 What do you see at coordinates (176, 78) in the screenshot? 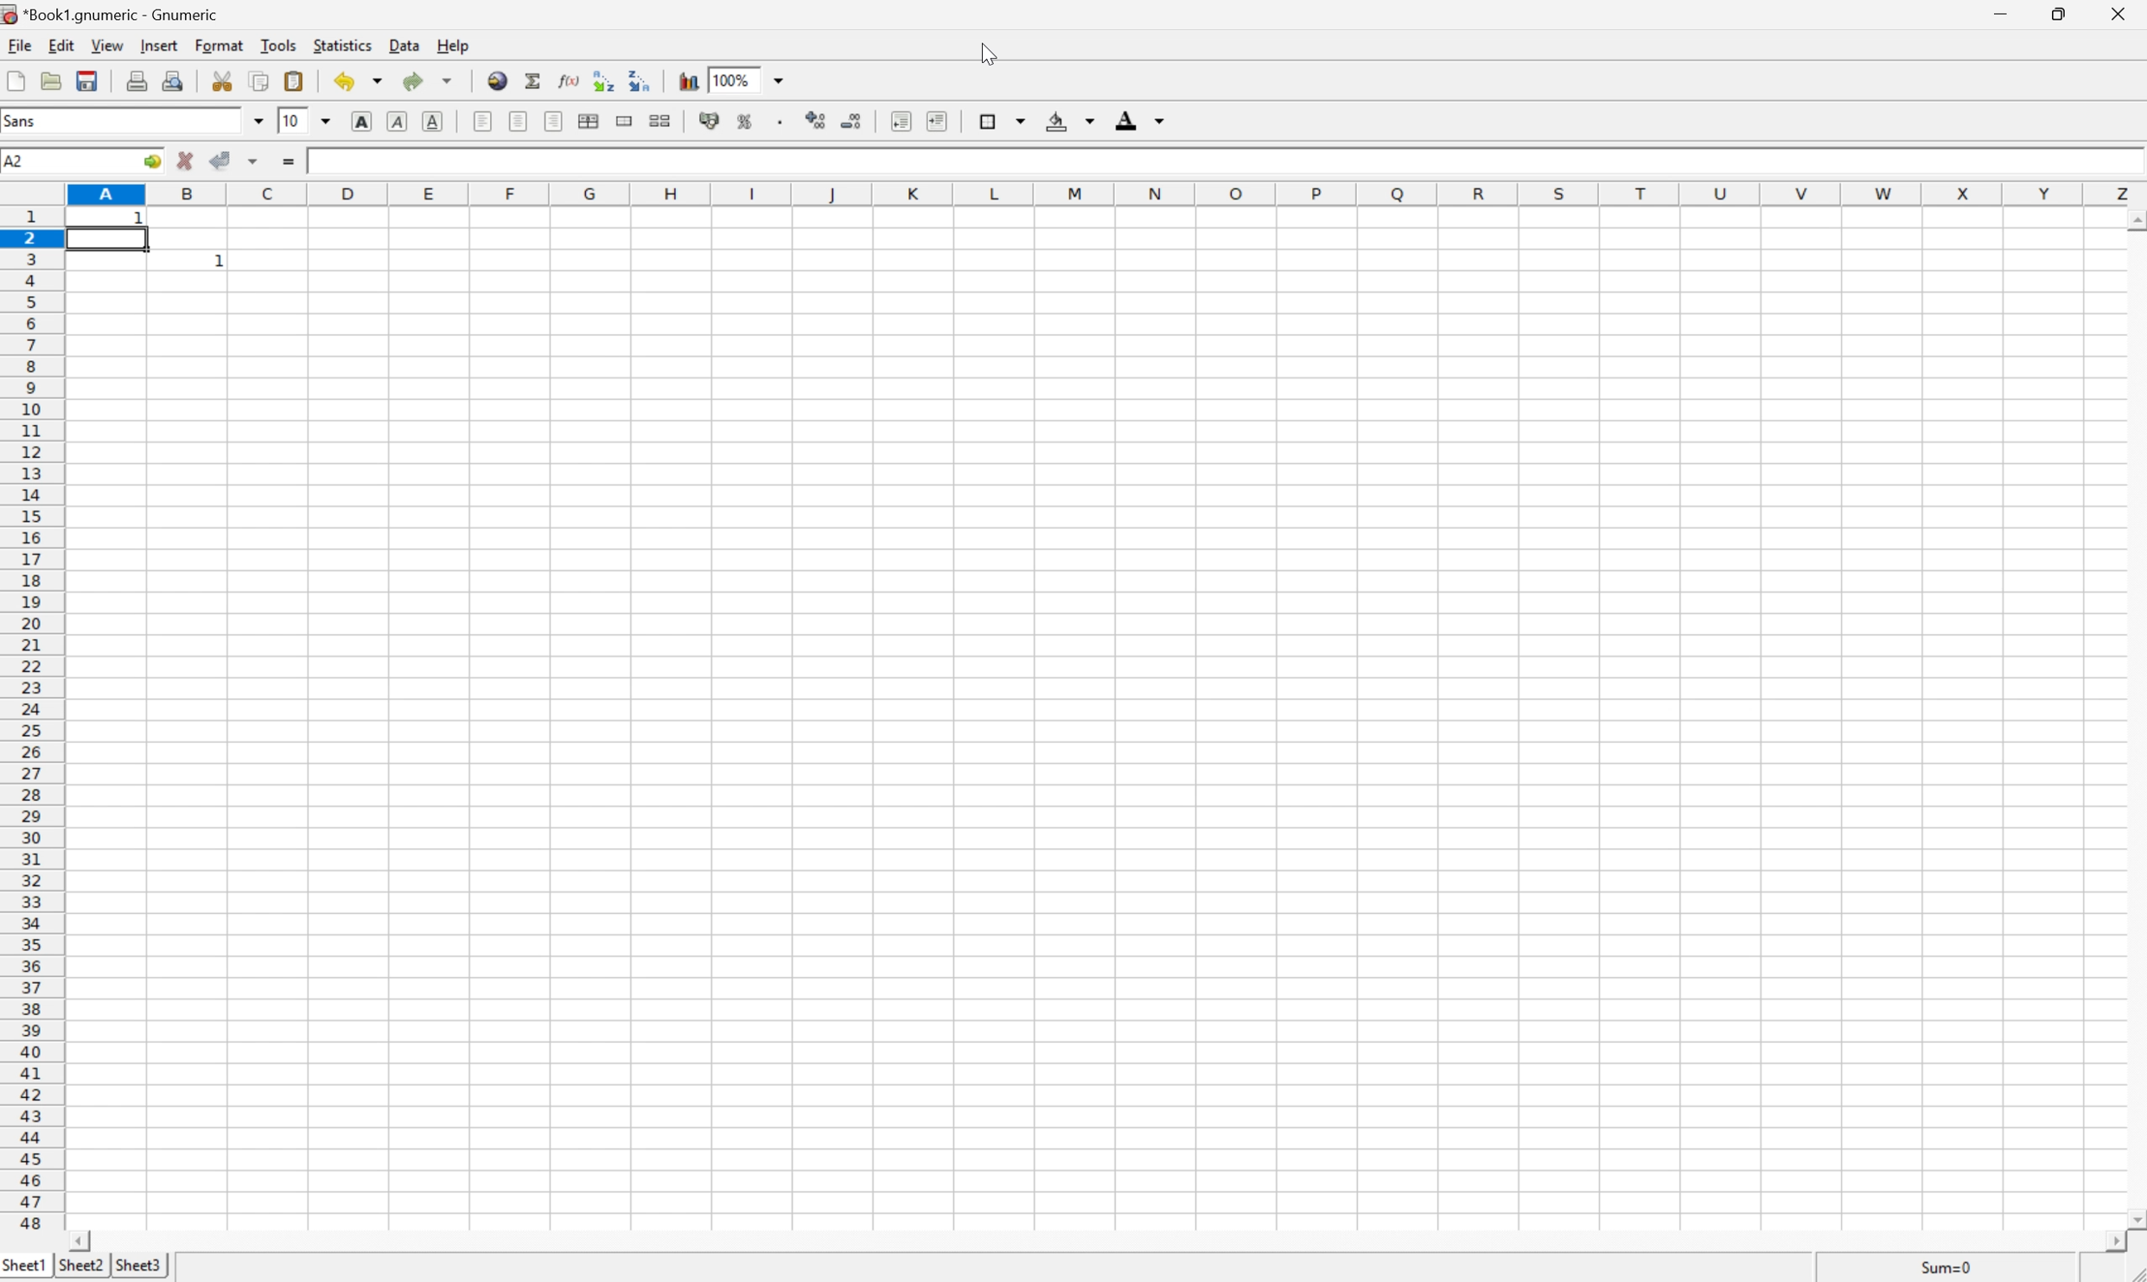
I see `print preview` at bounding box center [176, 78].